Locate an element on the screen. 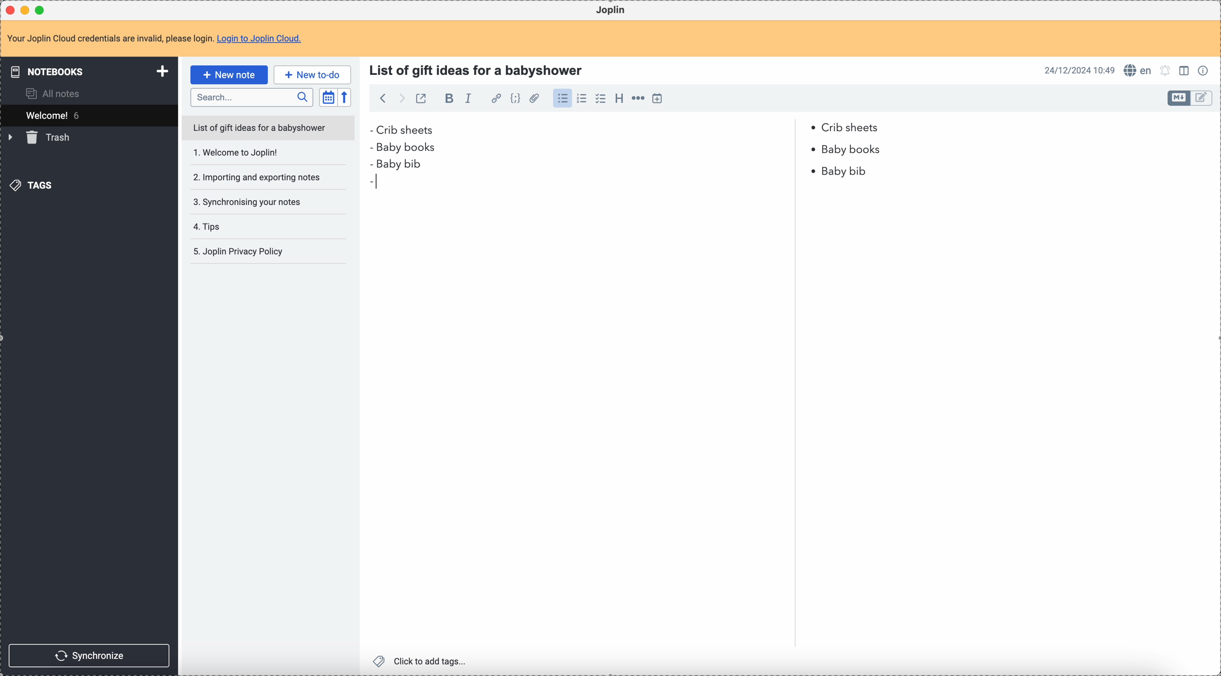 This screenshot has height=676, width=1221. bullet point is located at coordinates (813, 150).